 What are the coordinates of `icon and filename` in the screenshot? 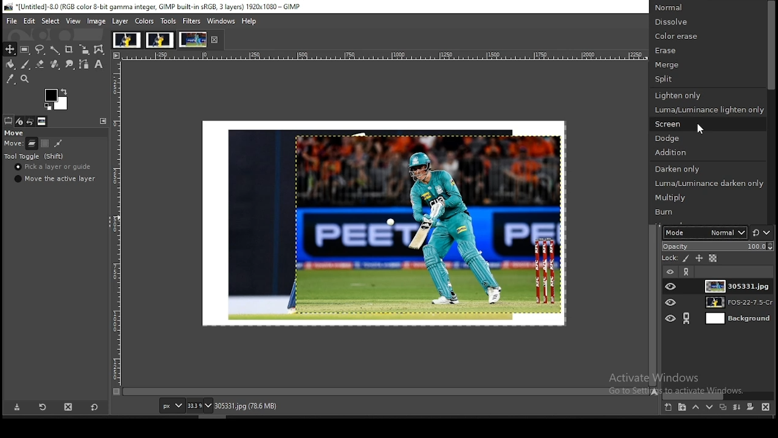 It's located at (154, 6).